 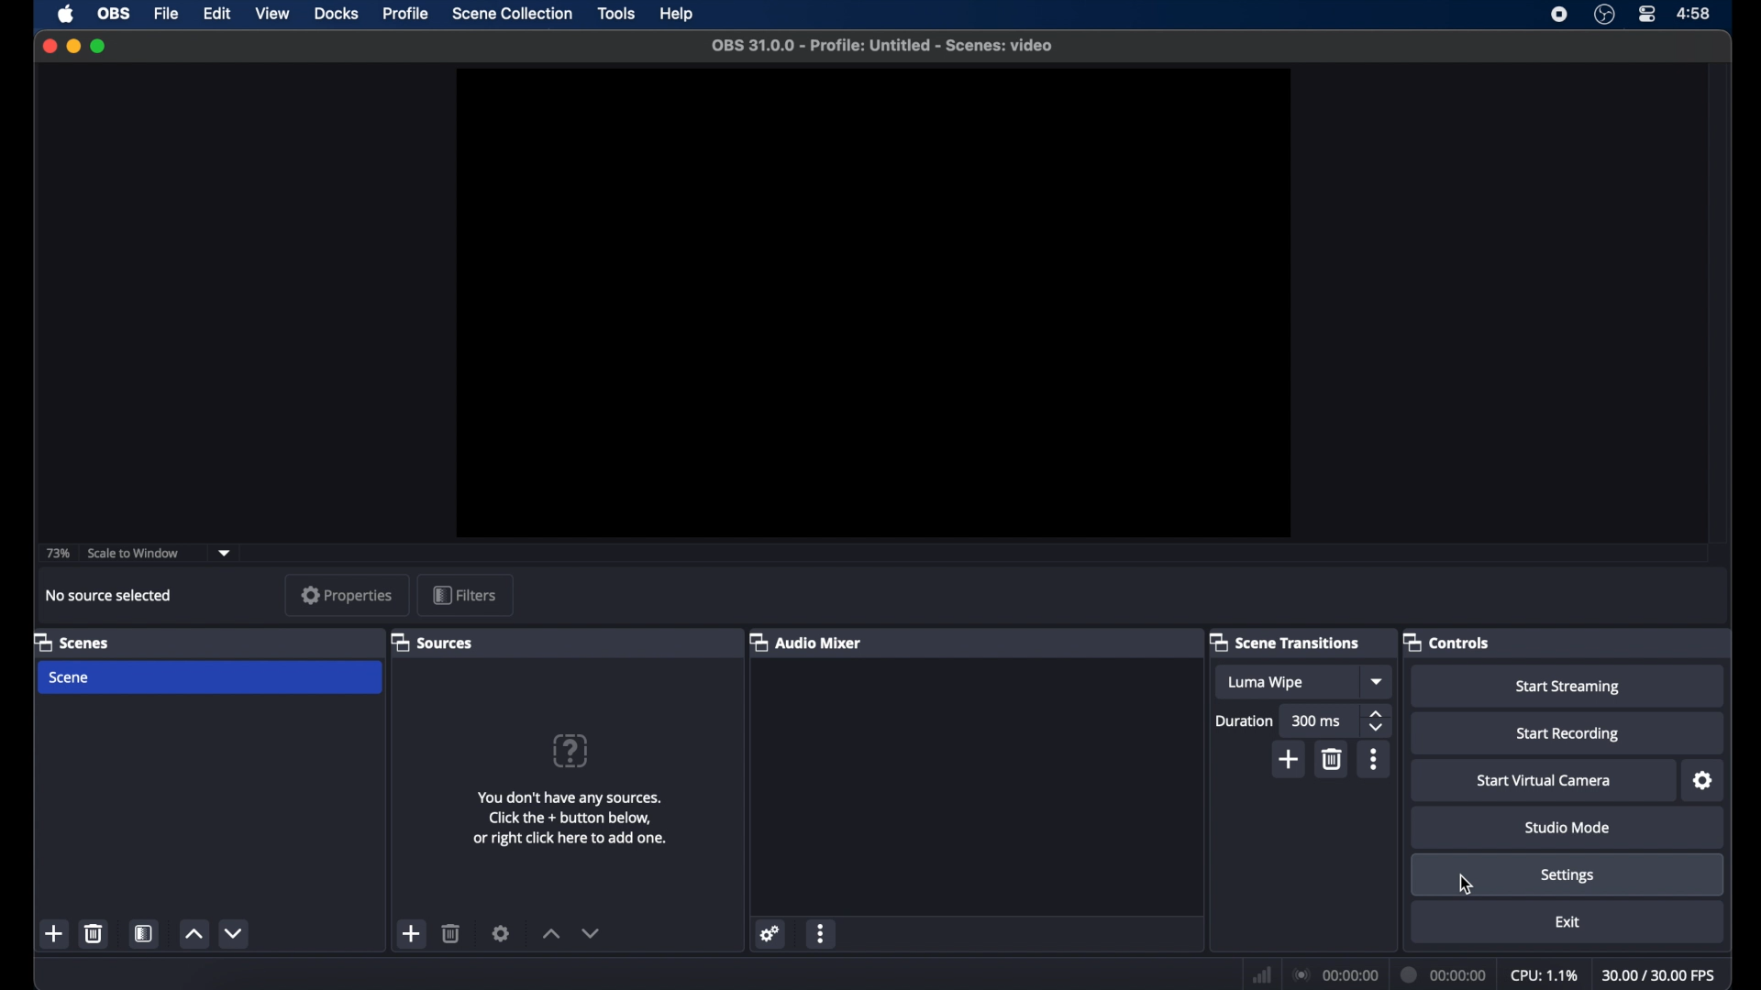 I want to click on You don't have any sources.
Click the + button below,
or right click here to add one., so click(x=564, y=819).